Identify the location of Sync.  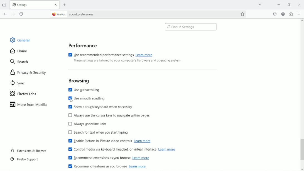
(16, 83).